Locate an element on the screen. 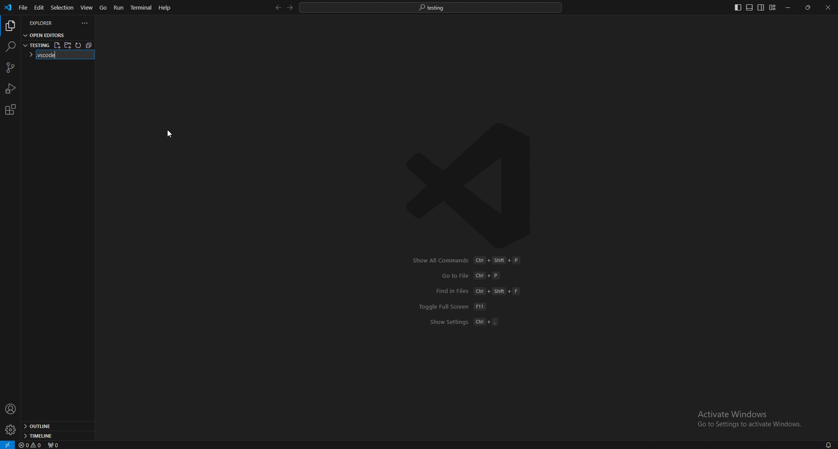  explorer is located at coordinates (46, 23).